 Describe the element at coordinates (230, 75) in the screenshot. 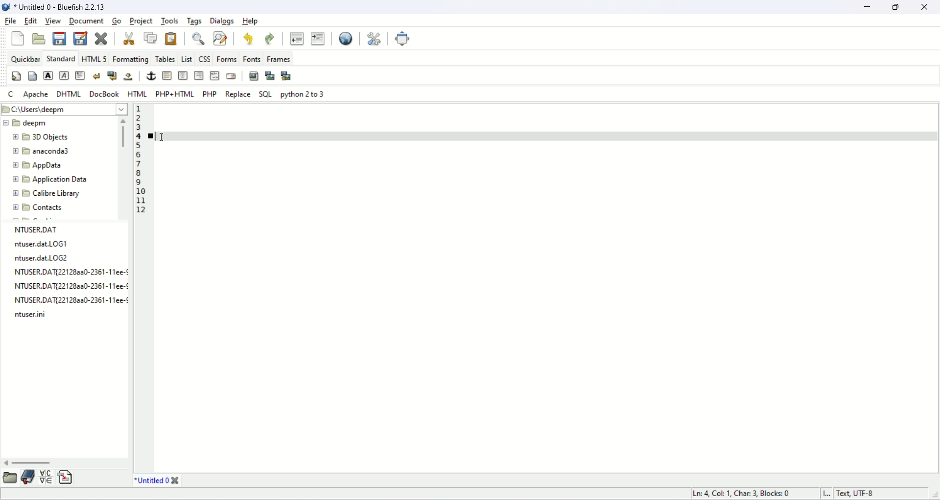

I see `email` at that location.